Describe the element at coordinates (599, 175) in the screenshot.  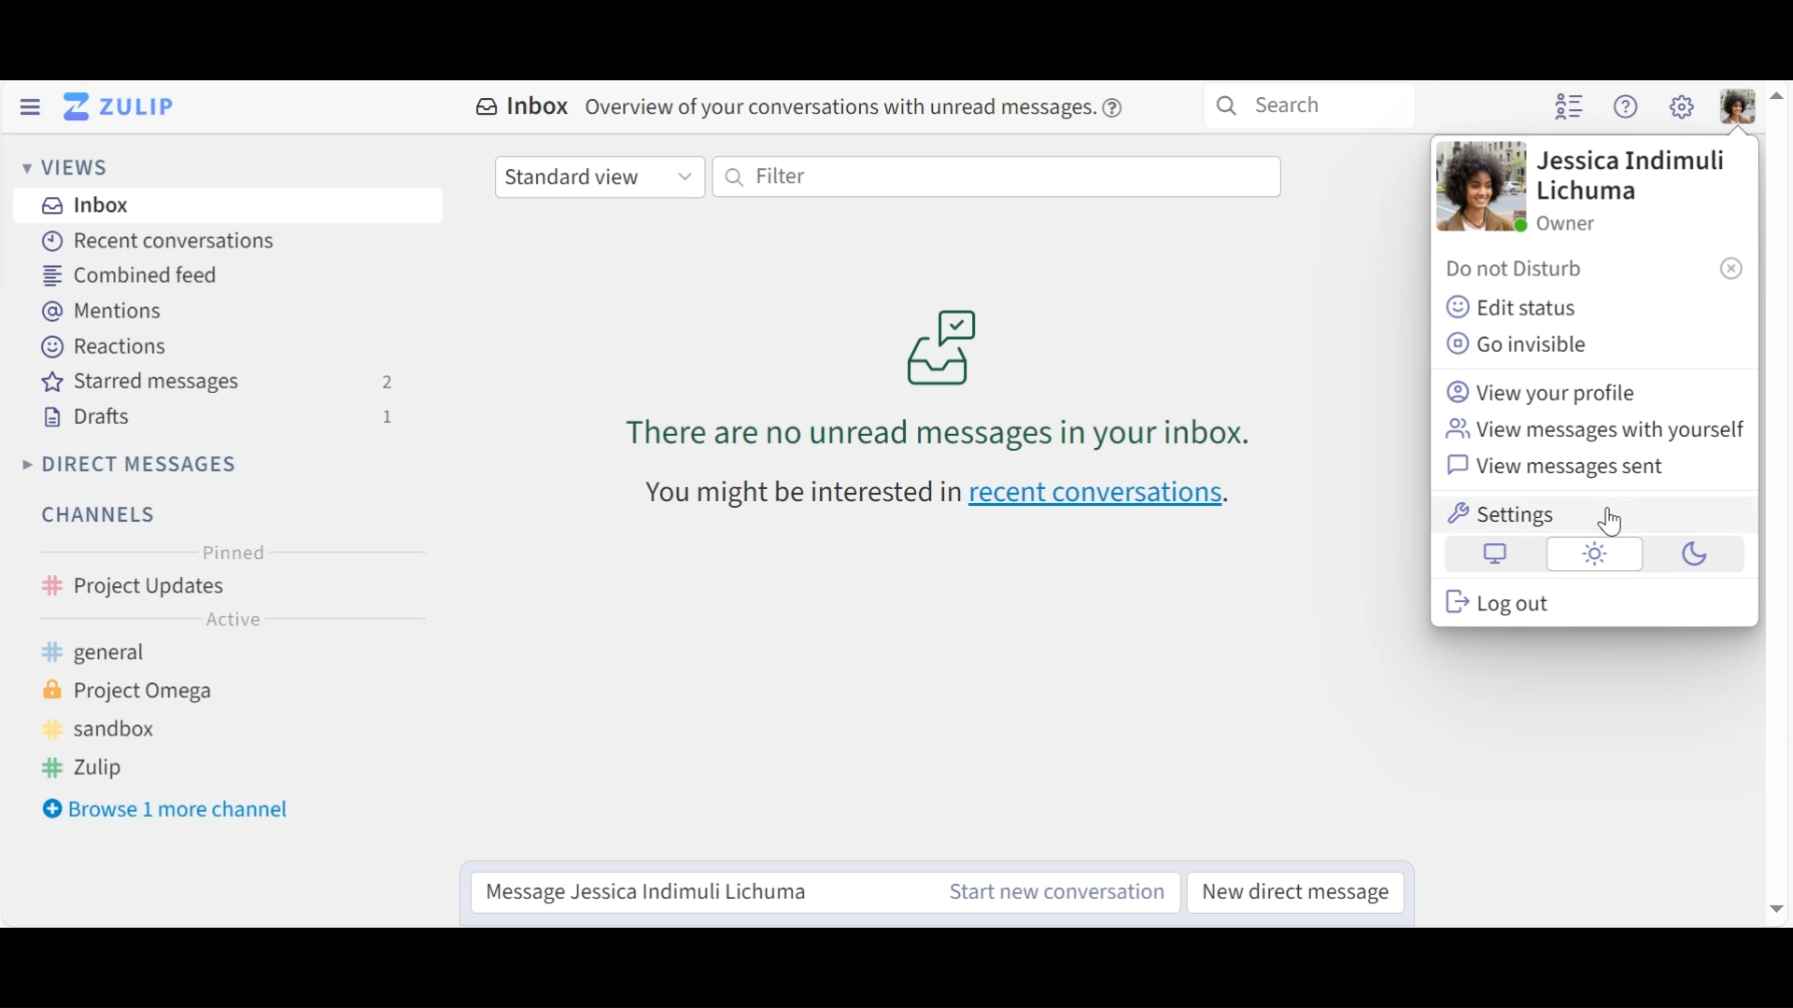
I see `Standard View` at that location.